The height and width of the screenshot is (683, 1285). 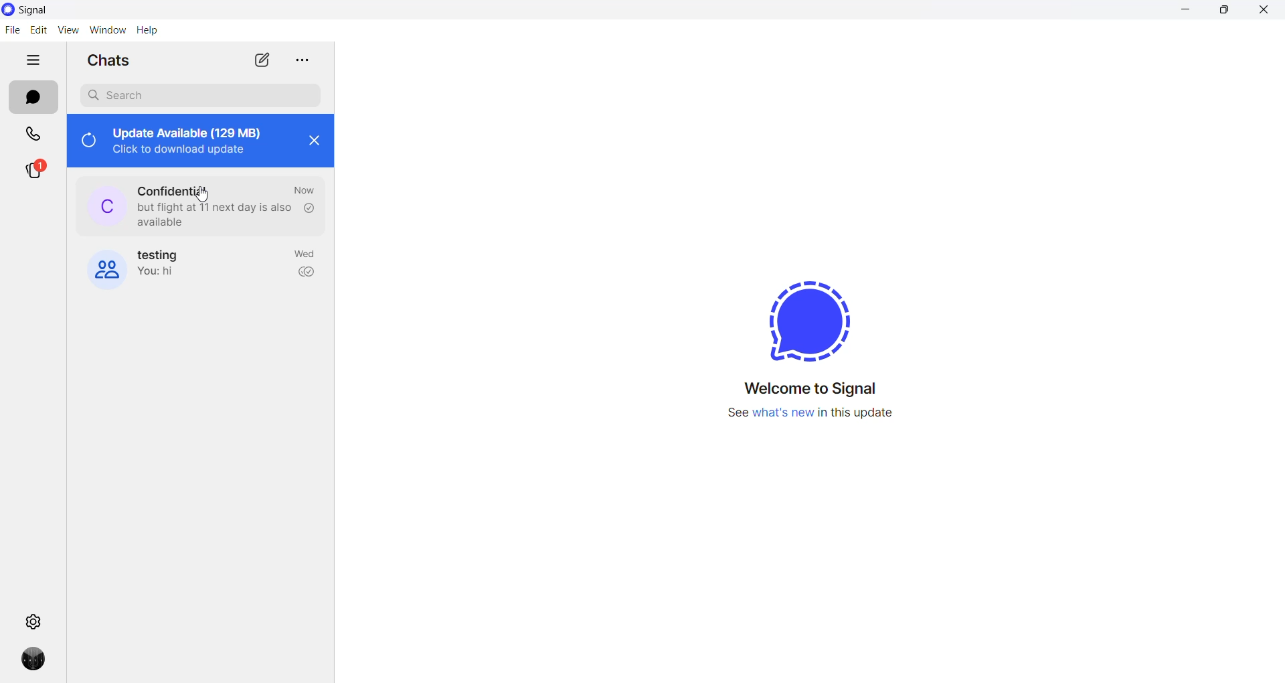 What do you see at coordinates (35, 174) in the screenshot?
I see `stories` at bounding box center [35, 174].